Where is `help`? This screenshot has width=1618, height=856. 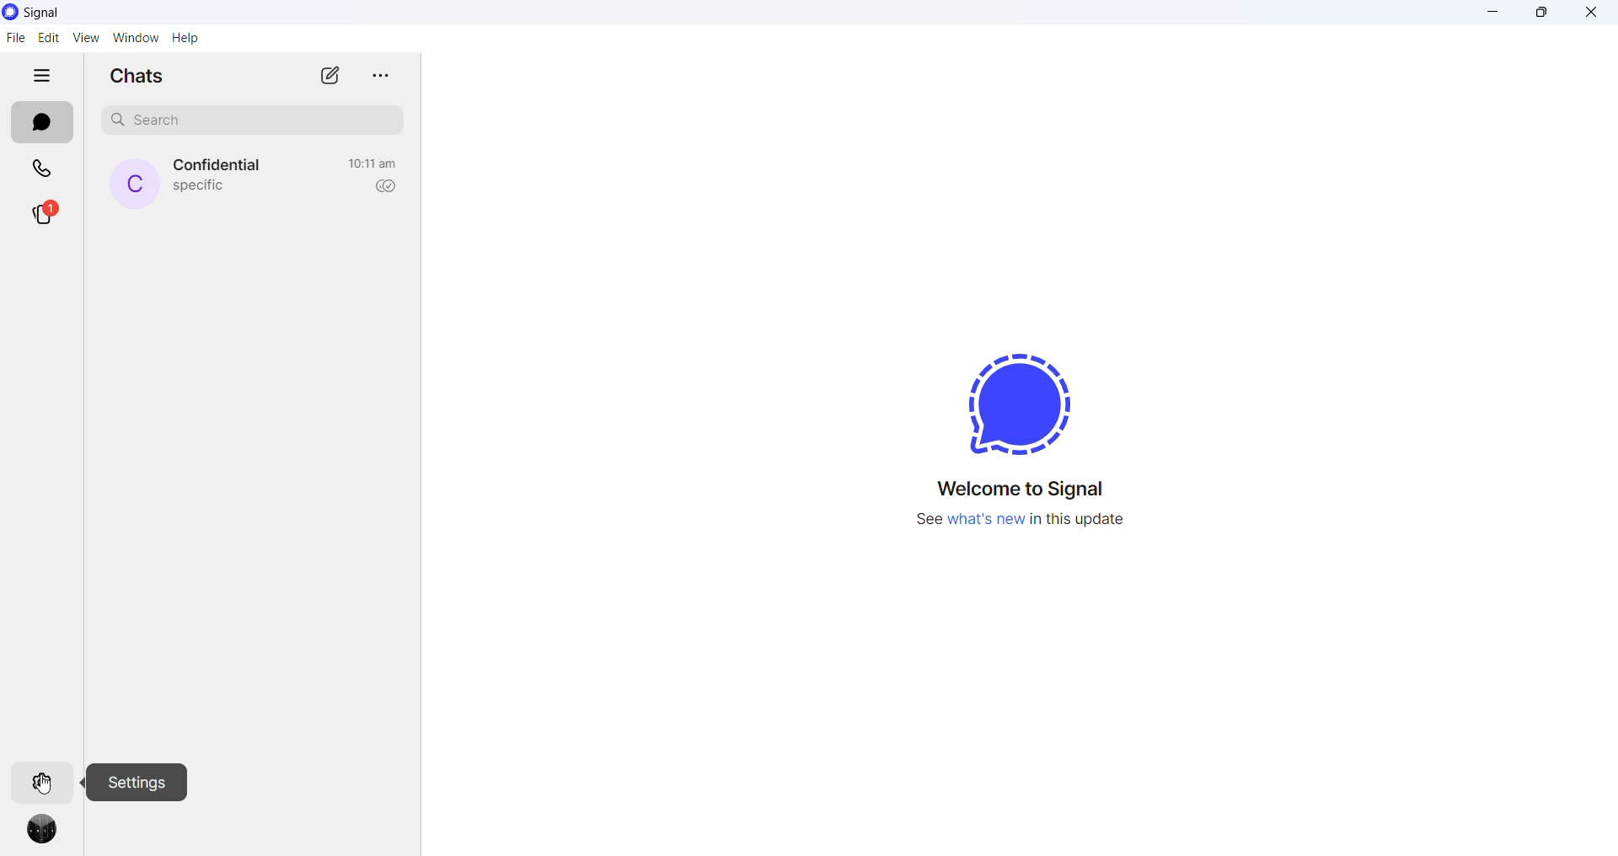 help is located at coordinates (185, 39).